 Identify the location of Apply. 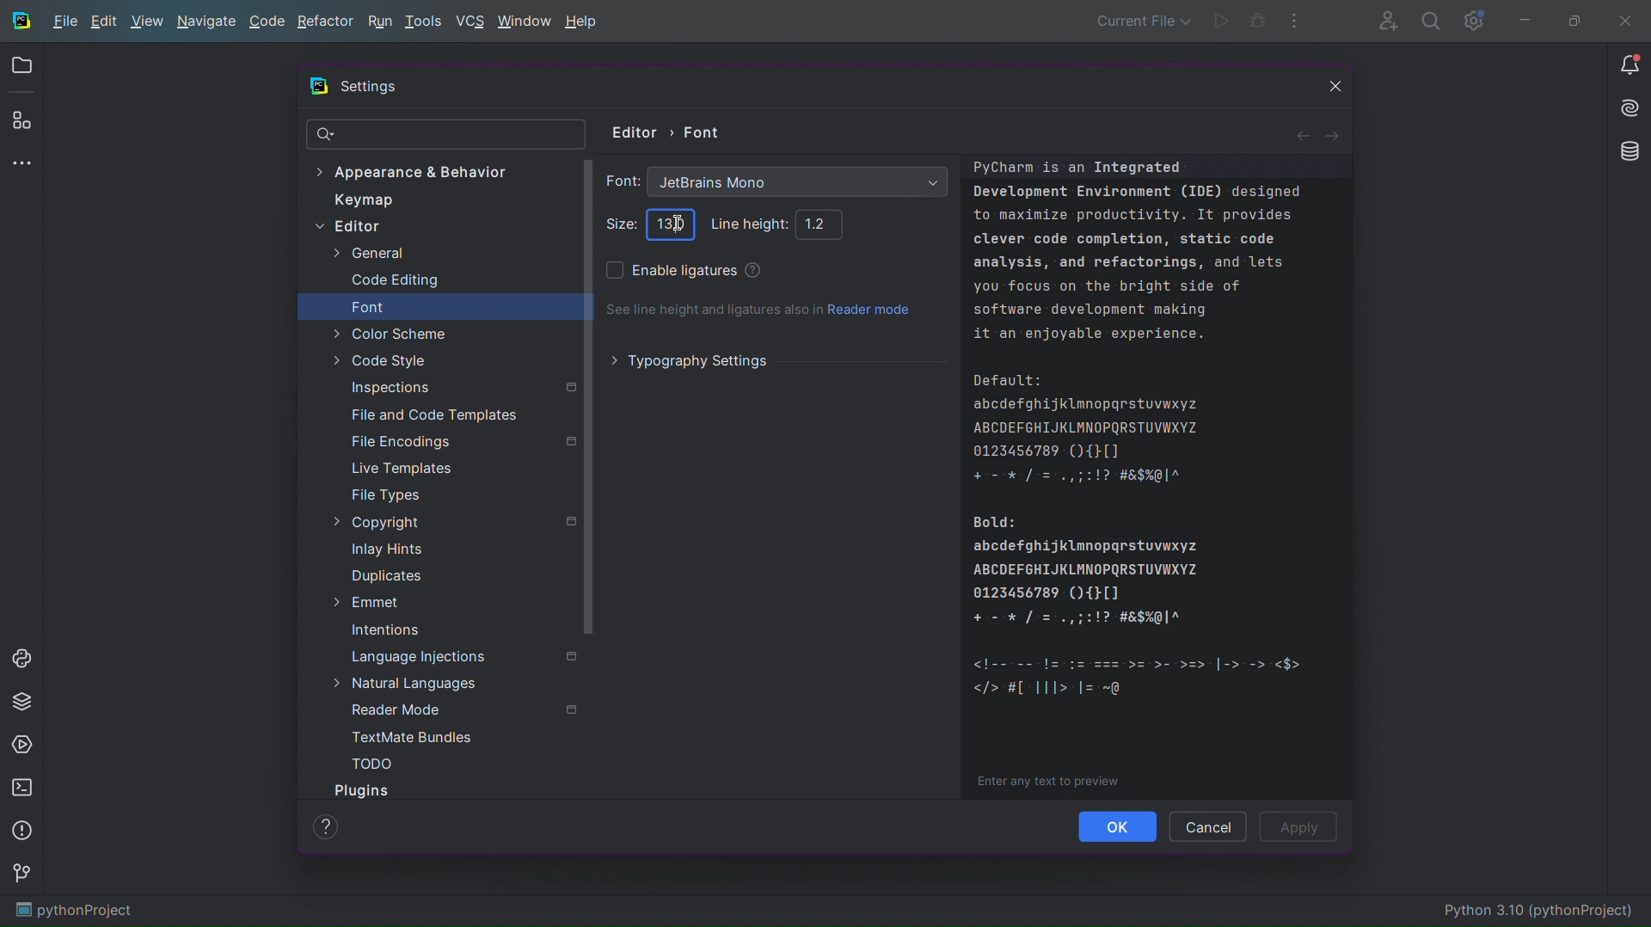
(1303, 827).